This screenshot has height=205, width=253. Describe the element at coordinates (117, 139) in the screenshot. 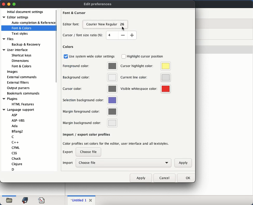

I see `import export color profiles` at that location.